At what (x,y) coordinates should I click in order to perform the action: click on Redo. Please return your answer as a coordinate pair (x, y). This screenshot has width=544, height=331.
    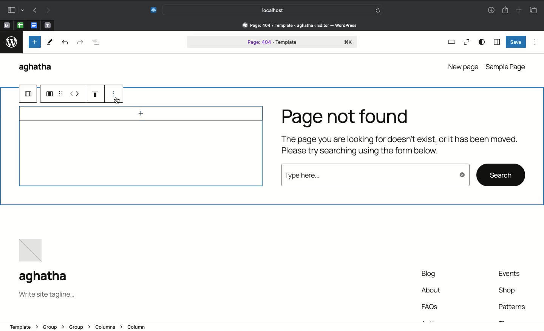
    Looking at the image, I should click on (47, 11).